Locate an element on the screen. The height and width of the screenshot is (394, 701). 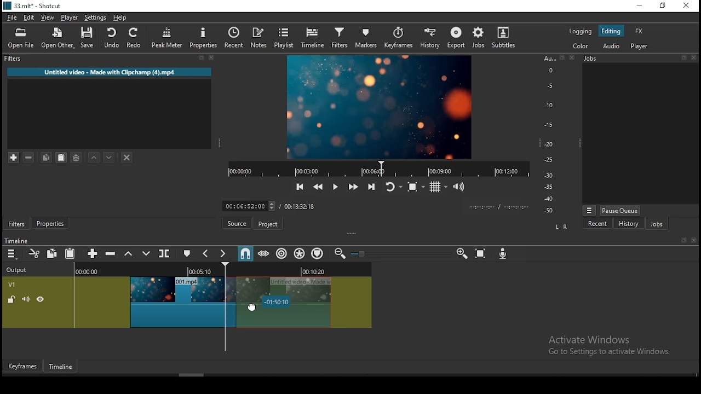
previous marker is located at coordinates (208, 254).